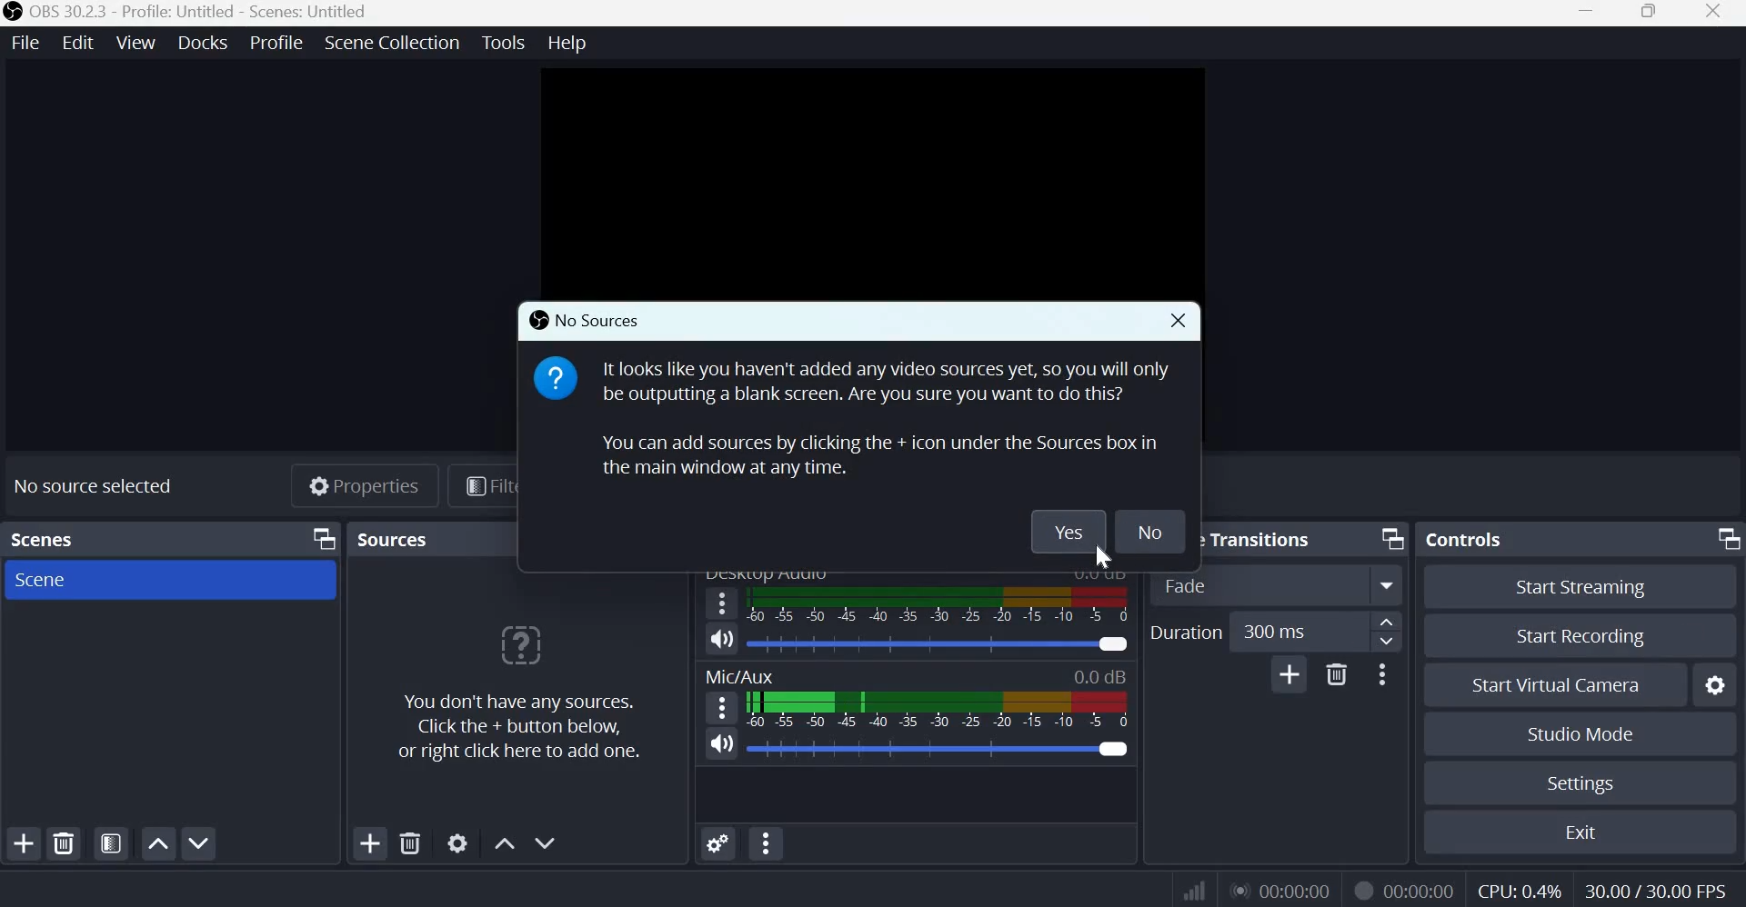  I want to click on Studio mode, so click(1579, 733).